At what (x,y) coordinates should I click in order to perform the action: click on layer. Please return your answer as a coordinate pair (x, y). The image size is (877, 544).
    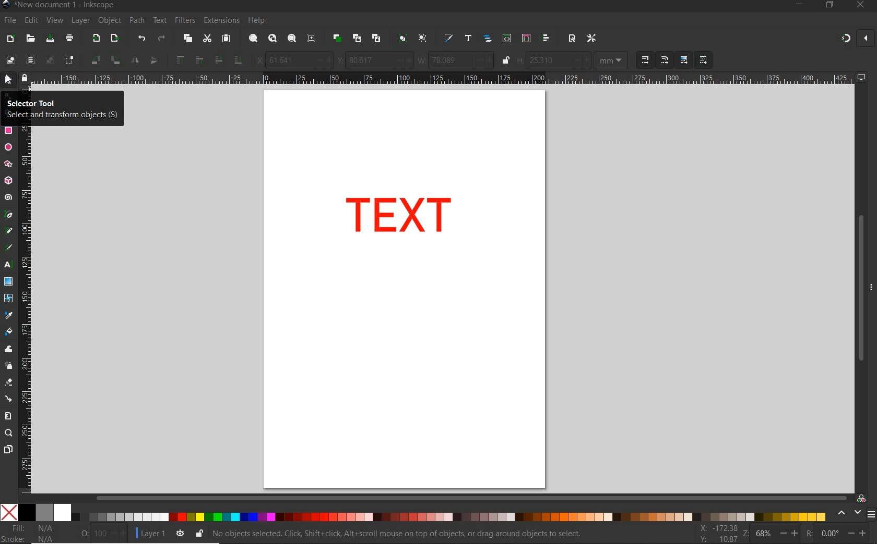
    Looking at the image, I should click on (81, 21).